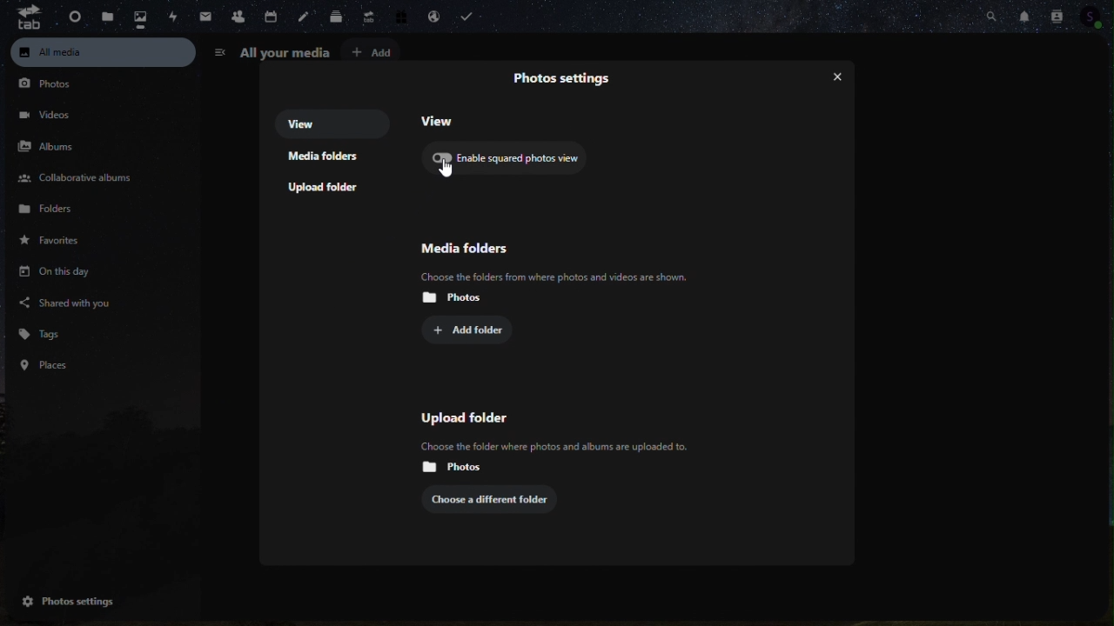 The height and width of the screenshot is (626, 1114). Describe the element at coordinates (49, 114) in the screenshot. I see `videos` at that location.